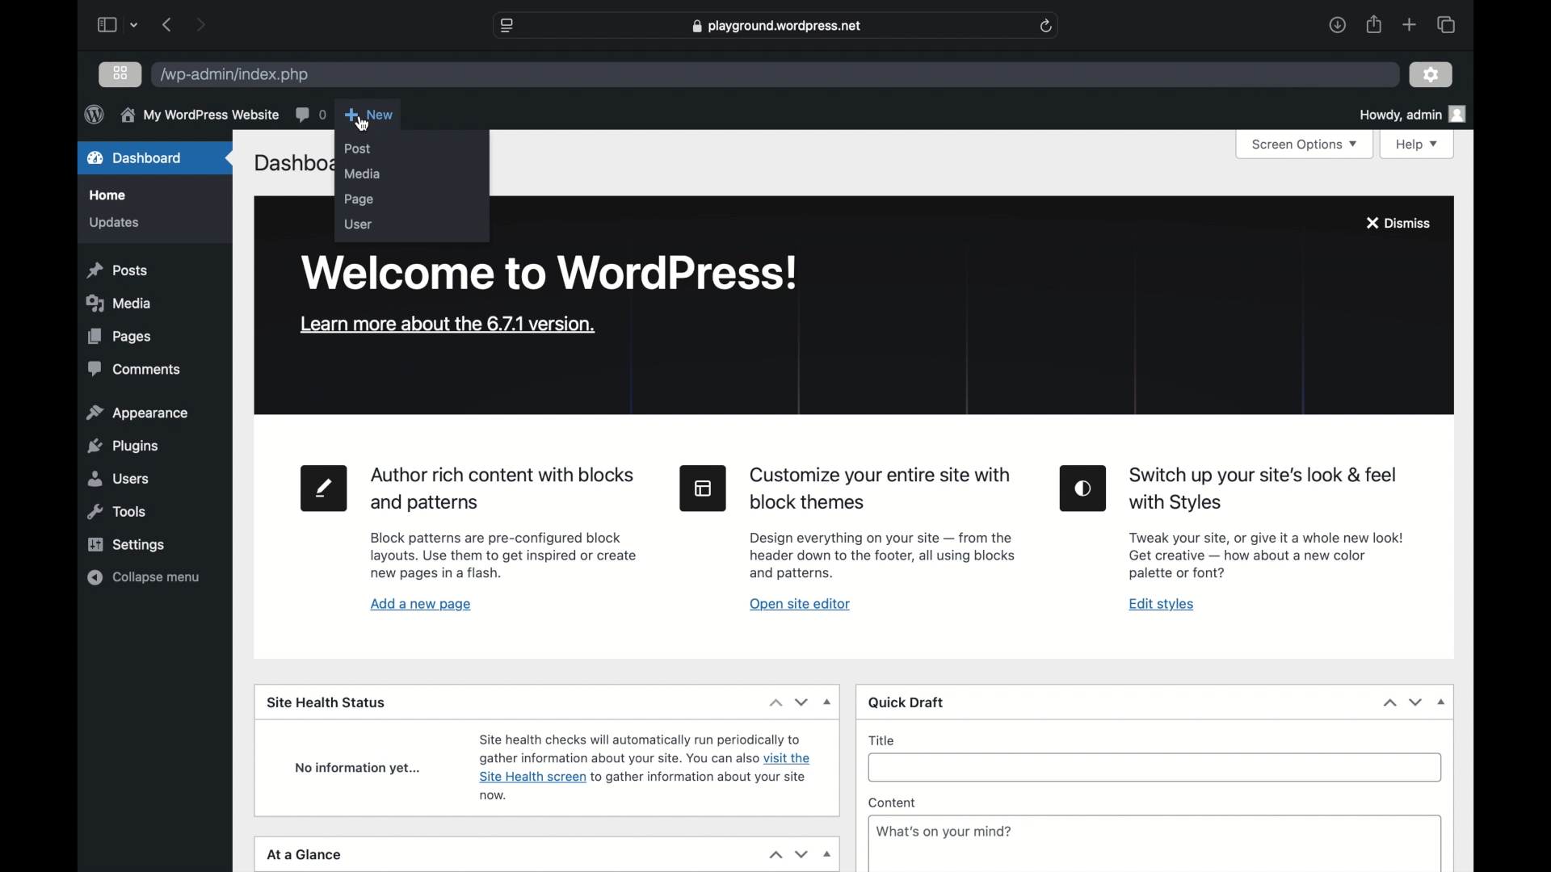 Image resolution: width=1551 pixels, height=872 pixels. Describe the element at coordinates (369, 115) in the screenshot. I see `new` at that location.